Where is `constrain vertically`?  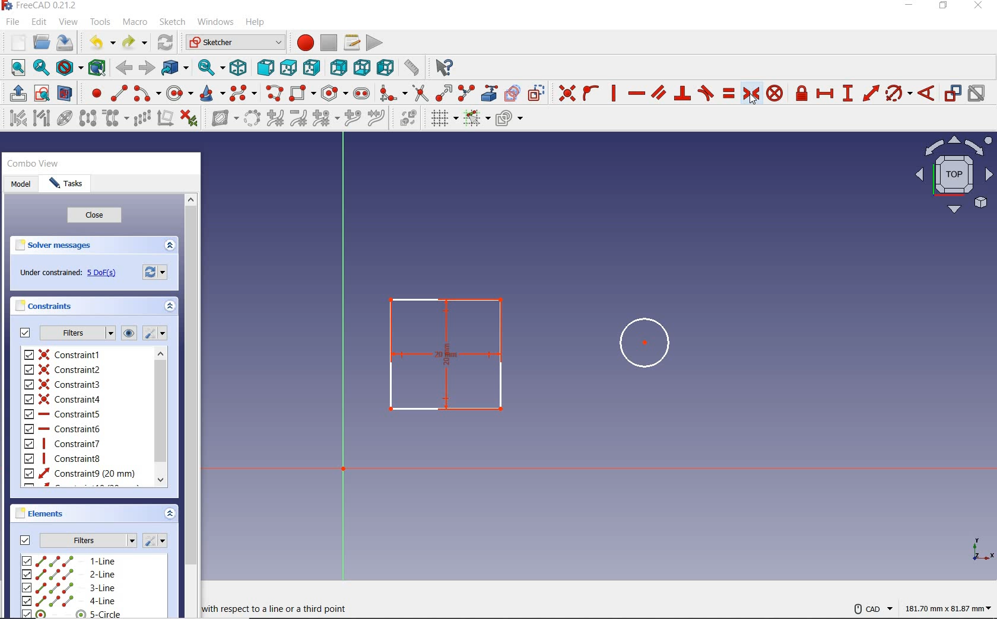 constrain vertically is located at coordinates (614, 94).